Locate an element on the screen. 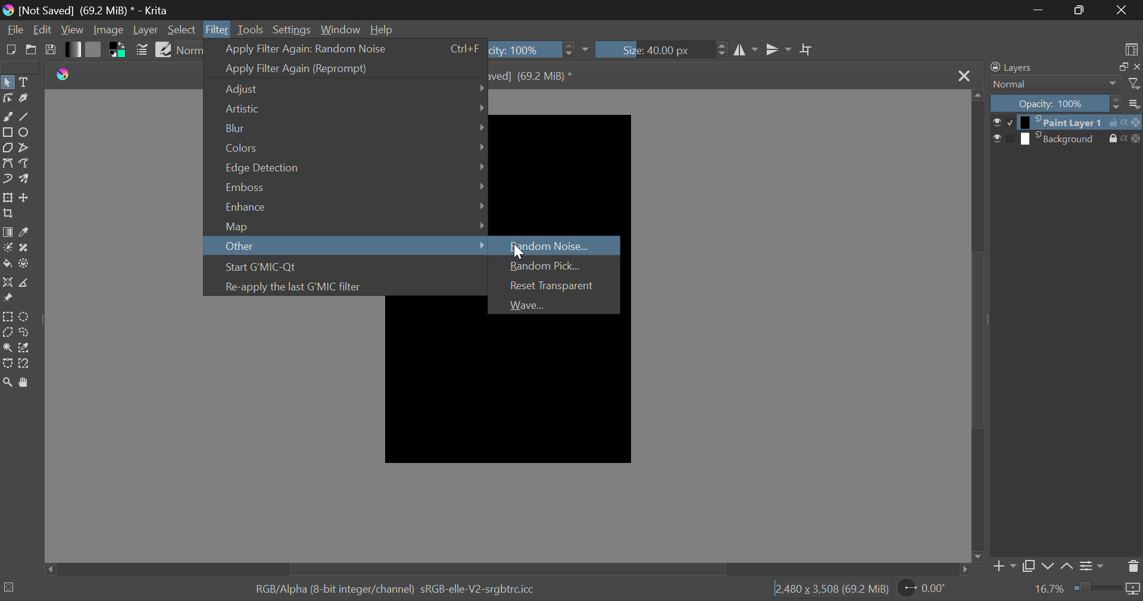 This screenshot has height=601, width=1143. filter is located at coordinates (1132, 83).